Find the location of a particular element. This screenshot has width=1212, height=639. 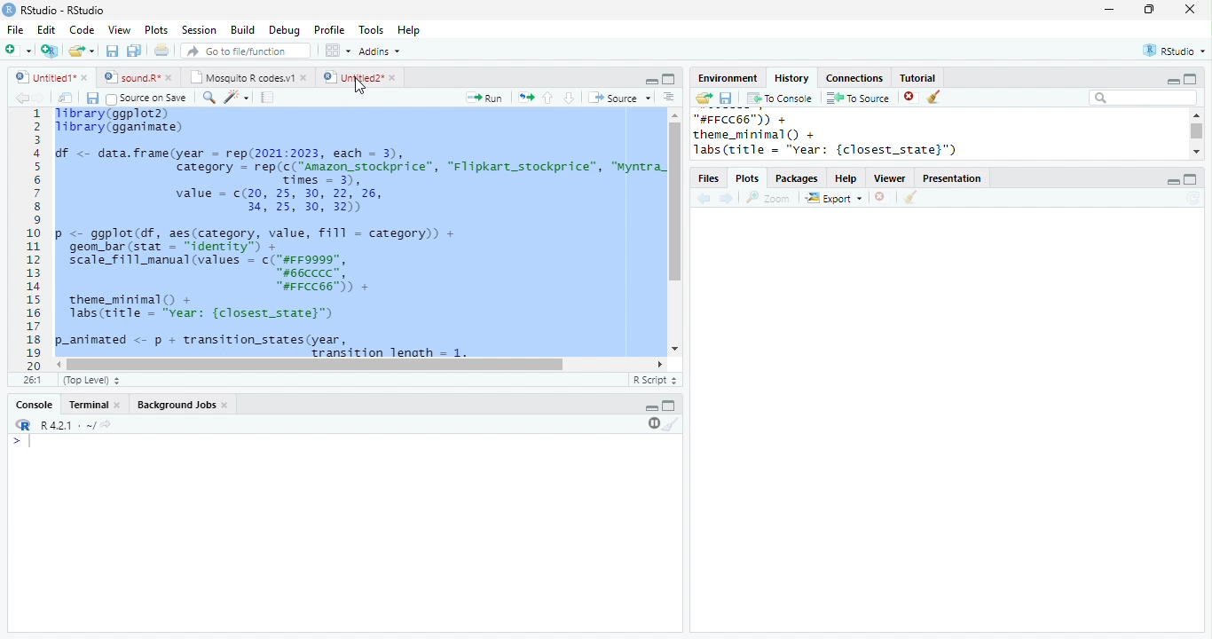

Export is located at coordinates (833, 197).